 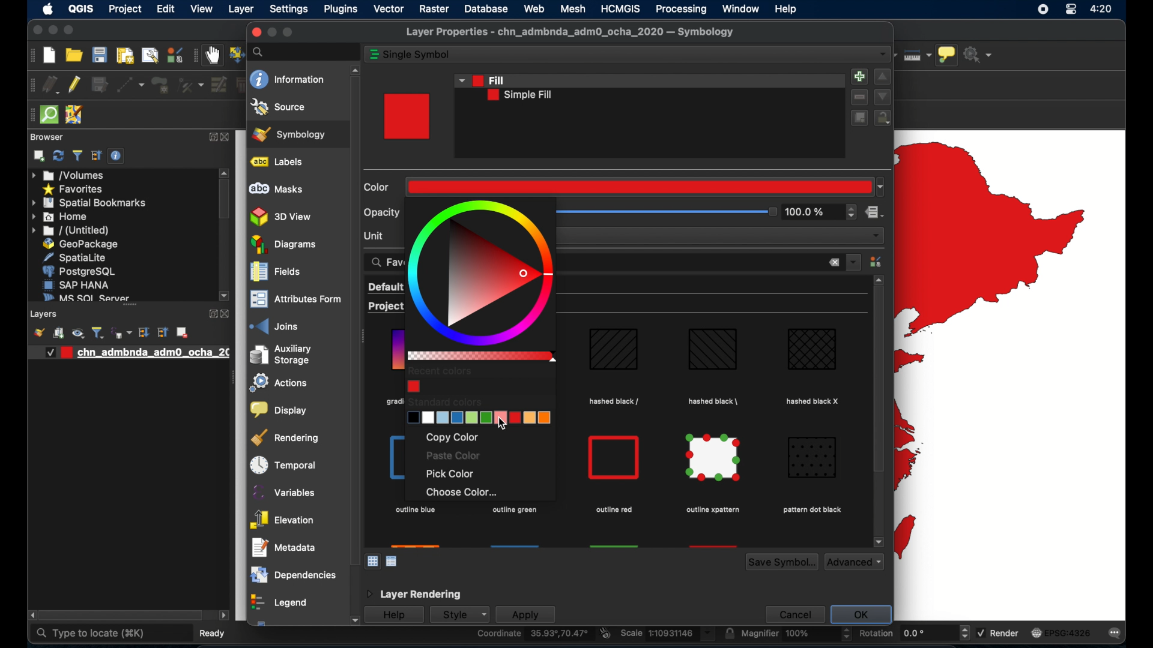 I want to click on plugins, so click(x=340, y=11).